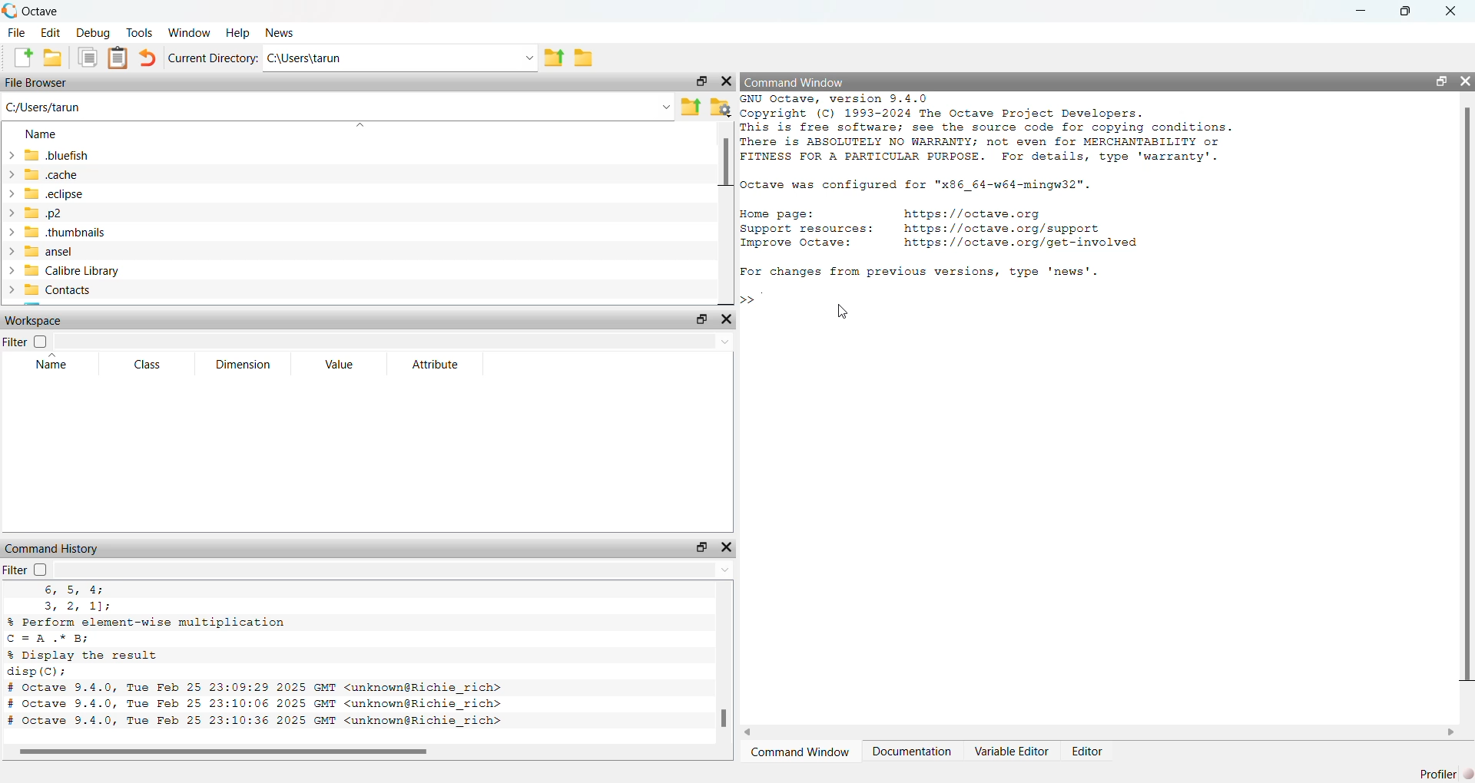 This screenshot has height=783, width=1475. What do you see at coordinates (1099, 732) in the screenshot?
I see `Scroll` at bounding box center [1099, 732].